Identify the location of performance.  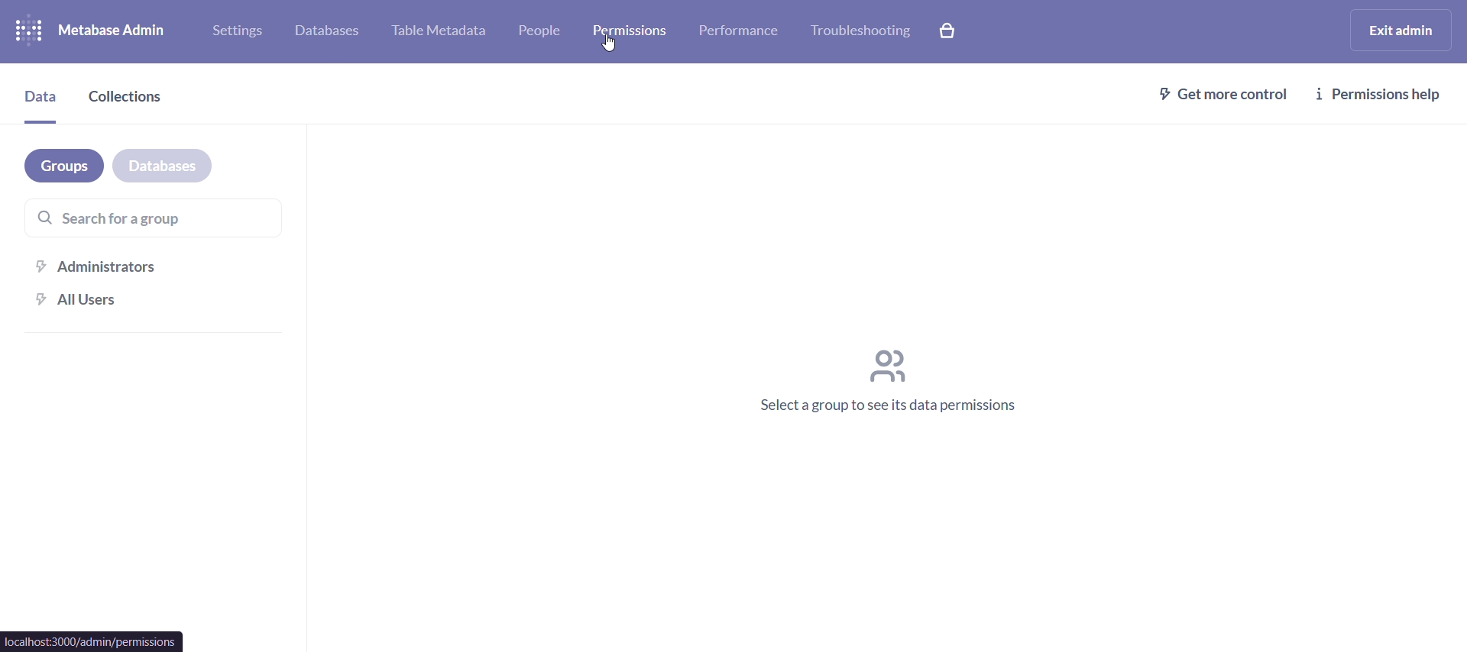
(743, 34).